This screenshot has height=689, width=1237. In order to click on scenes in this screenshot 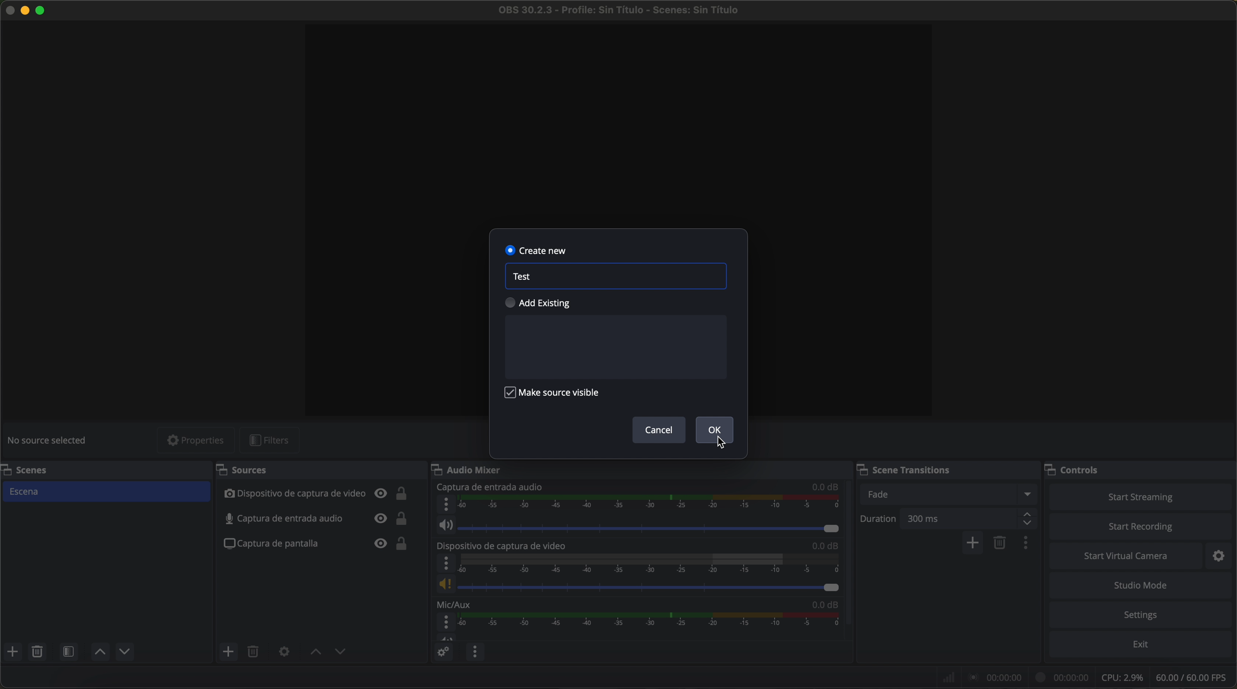, I will do `click(26, 469)`.